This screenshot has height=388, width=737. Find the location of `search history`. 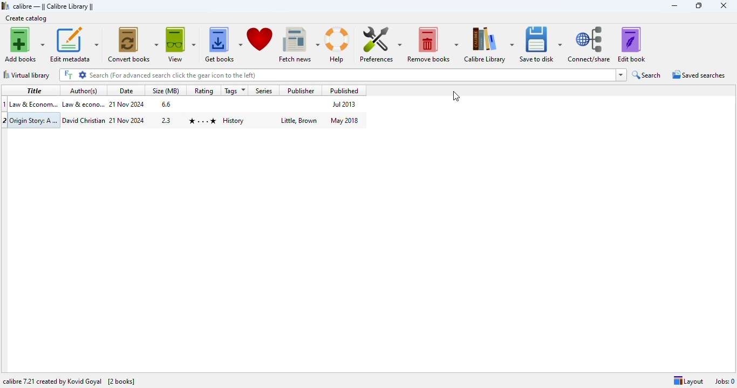

search history is located at coordinates (621, 74).